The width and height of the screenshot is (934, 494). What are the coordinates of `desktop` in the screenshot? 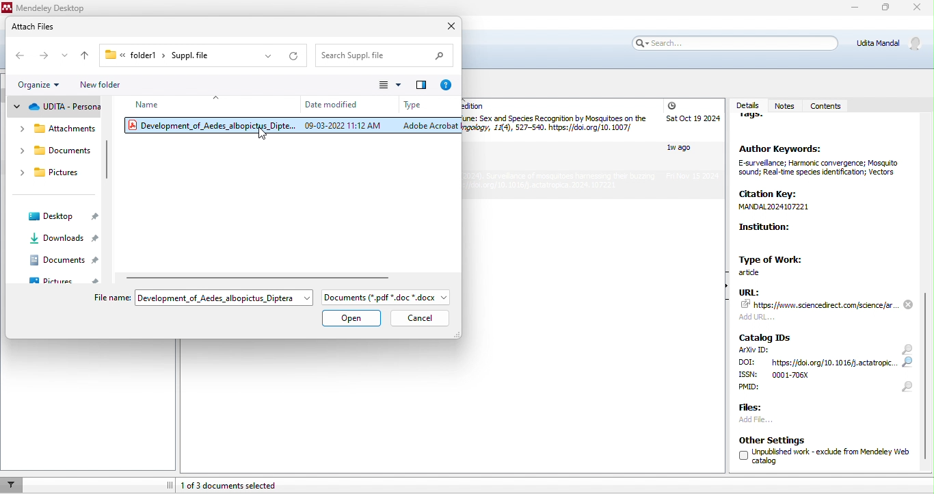 It's located at (62, 218).